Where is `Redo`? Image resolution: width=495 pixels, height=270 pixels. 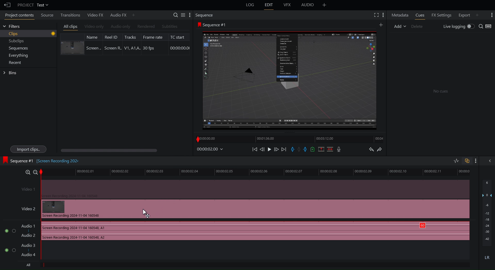 Redo is located at coordinates (382, 150).